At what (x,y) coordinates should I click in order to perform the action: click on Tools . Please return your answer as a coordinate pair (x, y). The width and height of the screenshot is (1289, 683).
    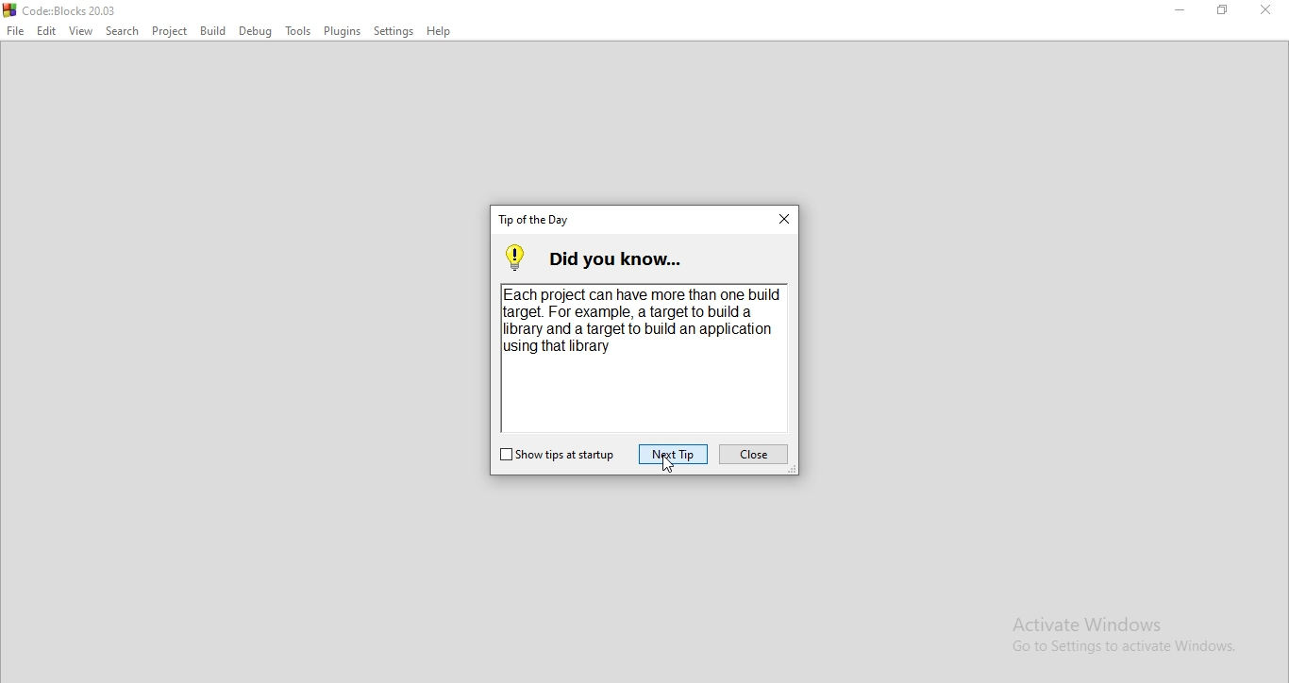
    Looking at the image, I should click on (298, 29).